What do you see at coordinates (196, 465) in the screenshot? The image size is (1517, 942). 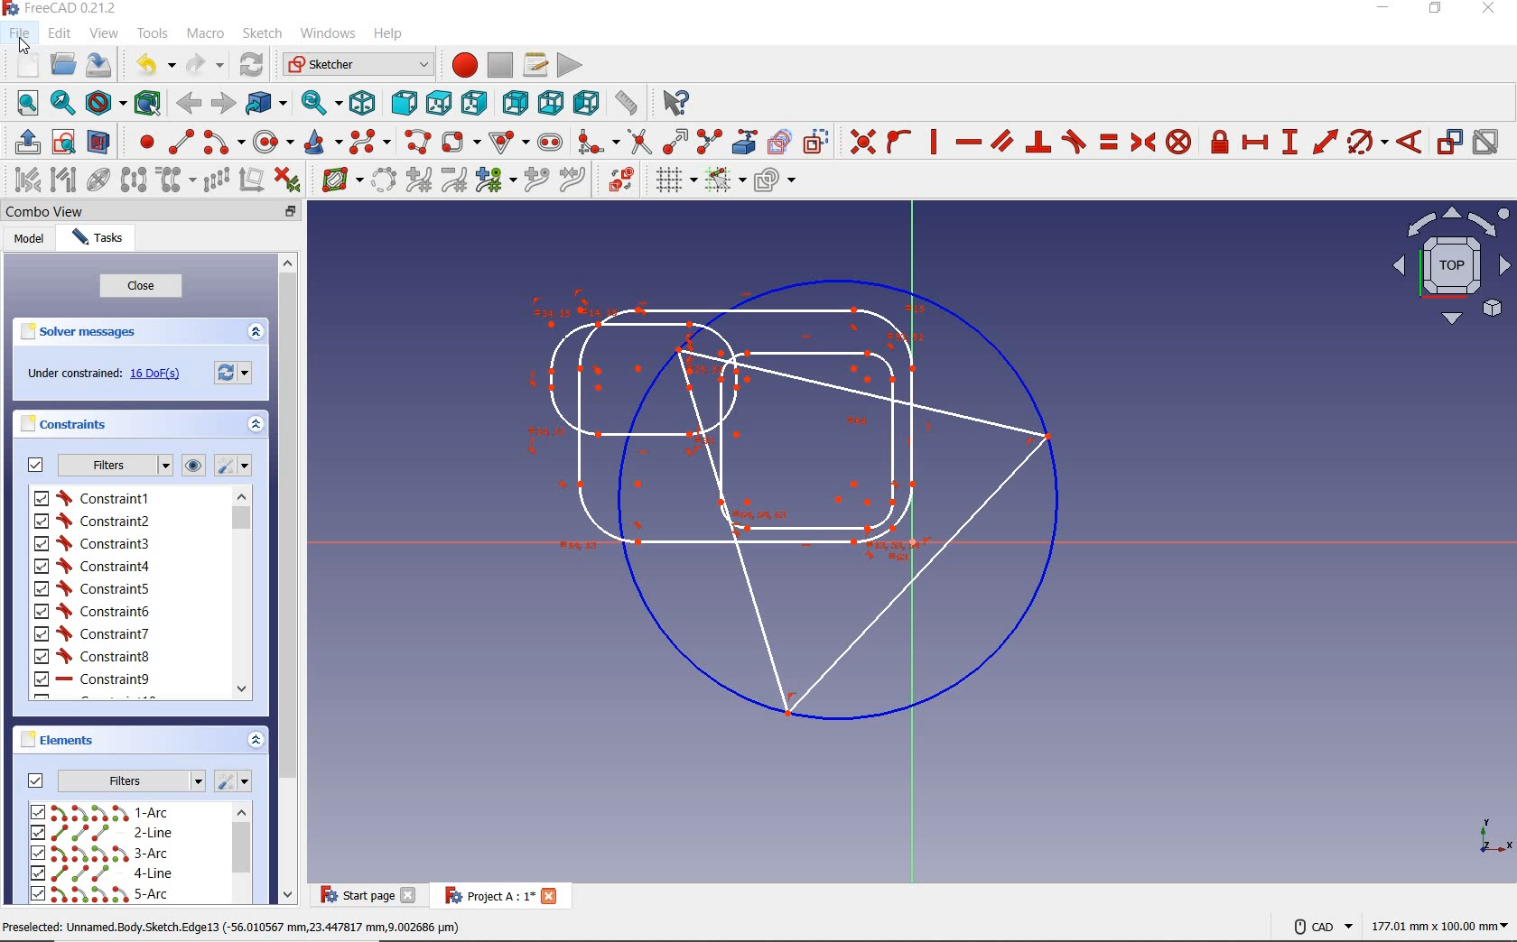 I see `show/hide all listed constraints from 3D view` at bounding box center [196, 465].